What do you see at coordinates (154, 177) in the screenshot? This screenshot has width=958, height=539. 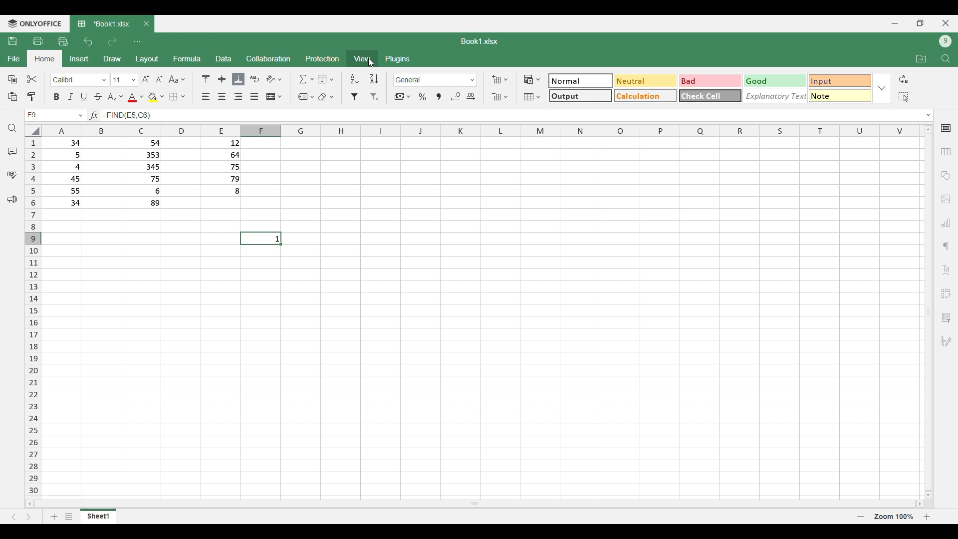 I see `row 1: 34  54 12   row 2: 5 353 64    row 3: 4  345  75  row 4: 45  75  79  row 5: 55  6  8  row 6:  34   89` at bounding box center [154, 177].